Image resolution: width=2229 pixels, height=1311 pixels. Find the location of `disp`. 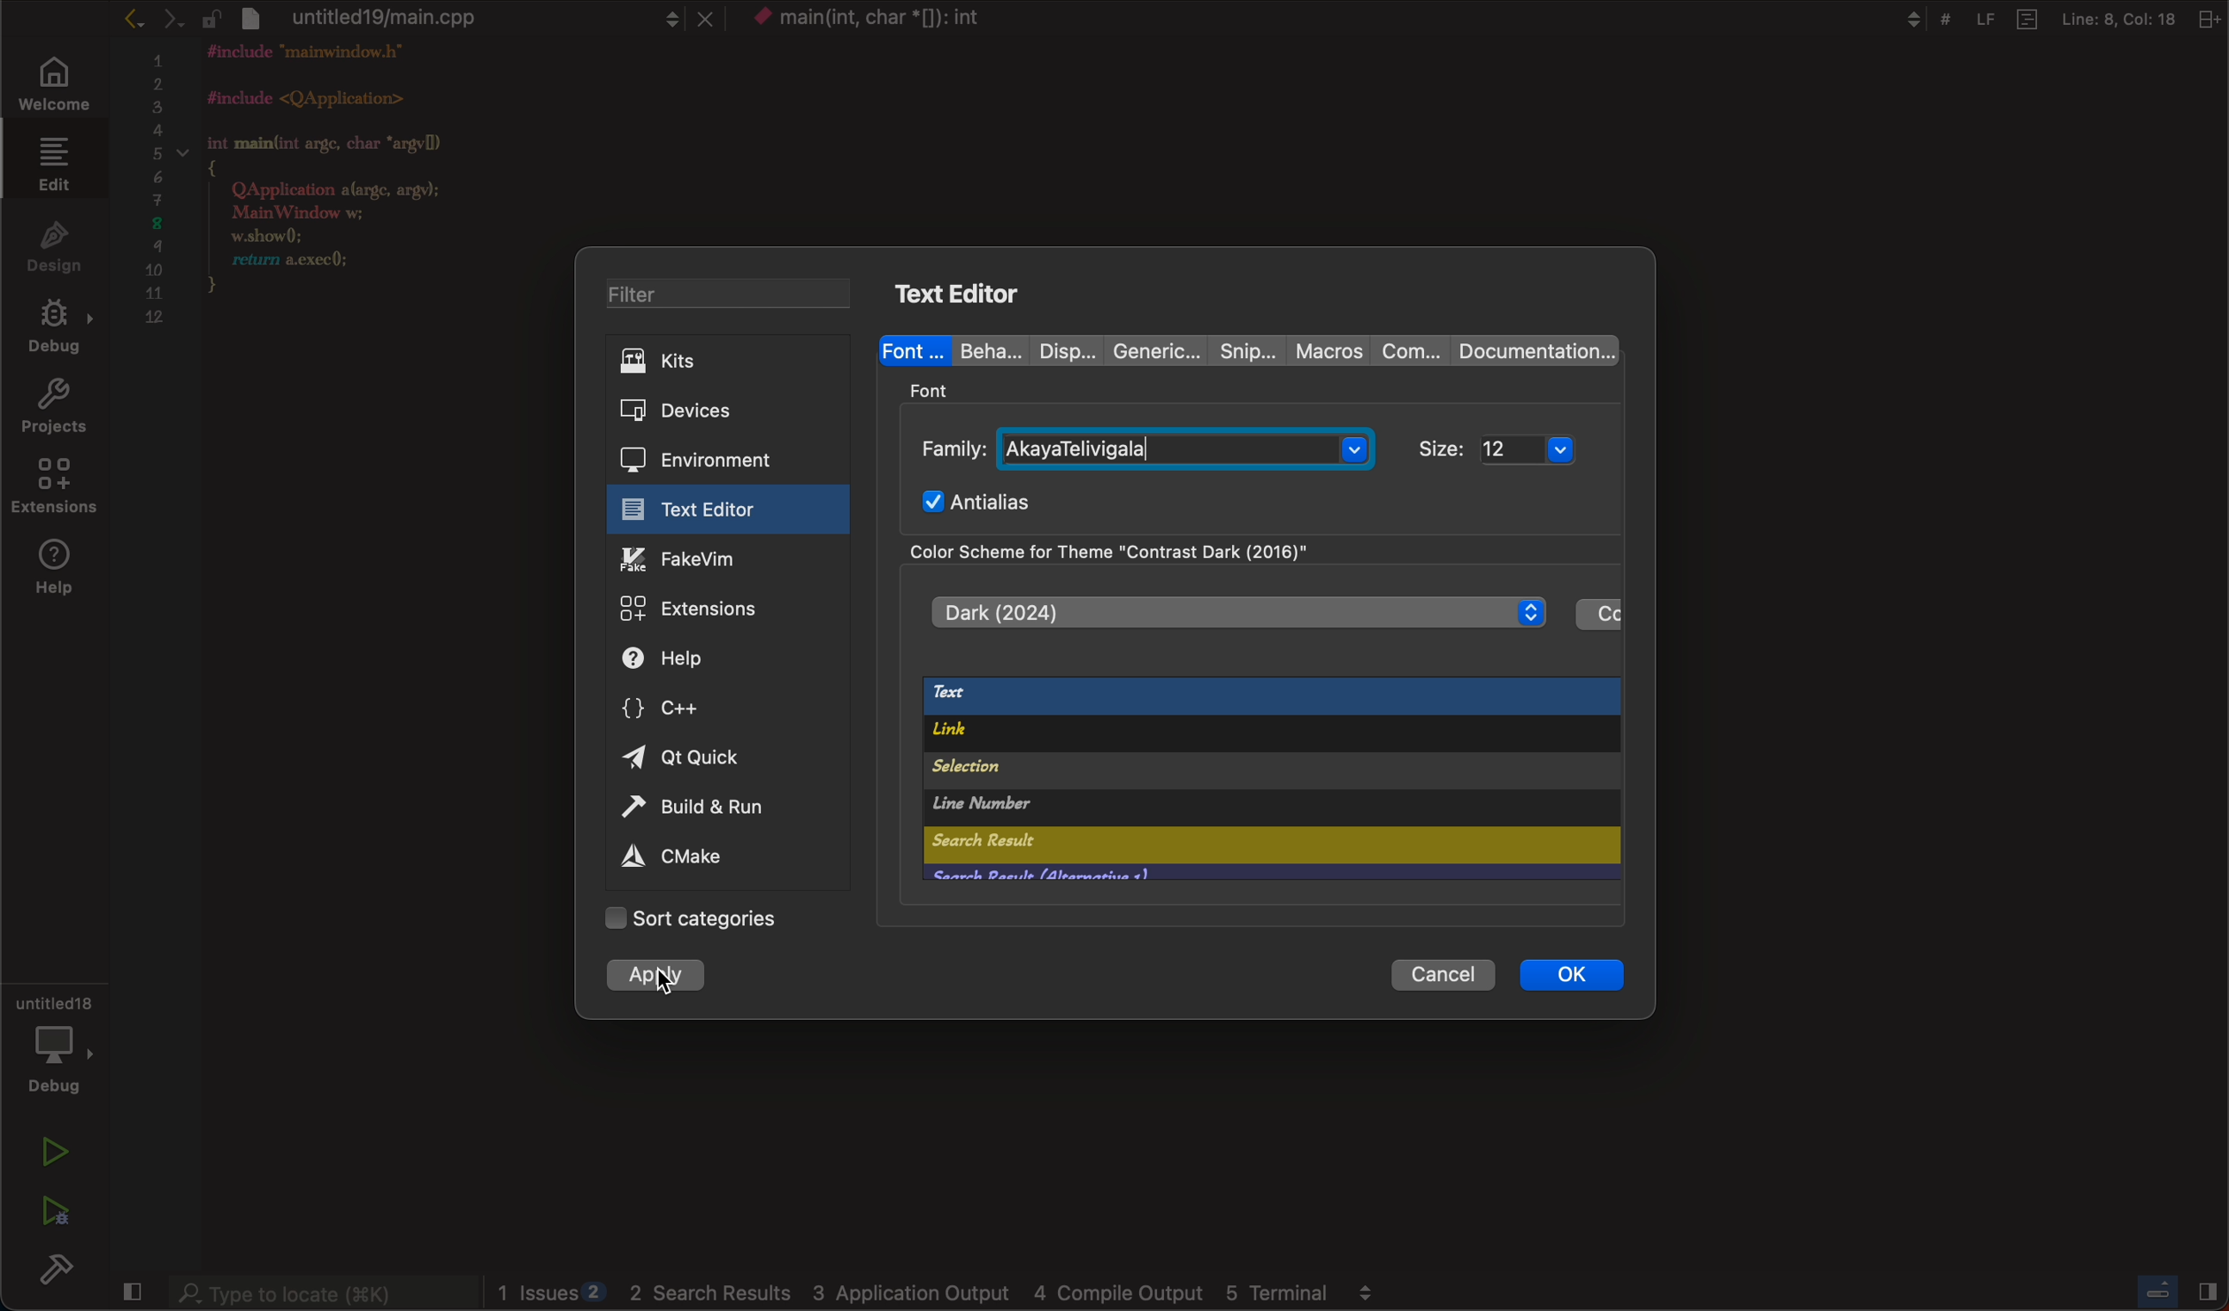

disp is located at coordinates (1055, 350).